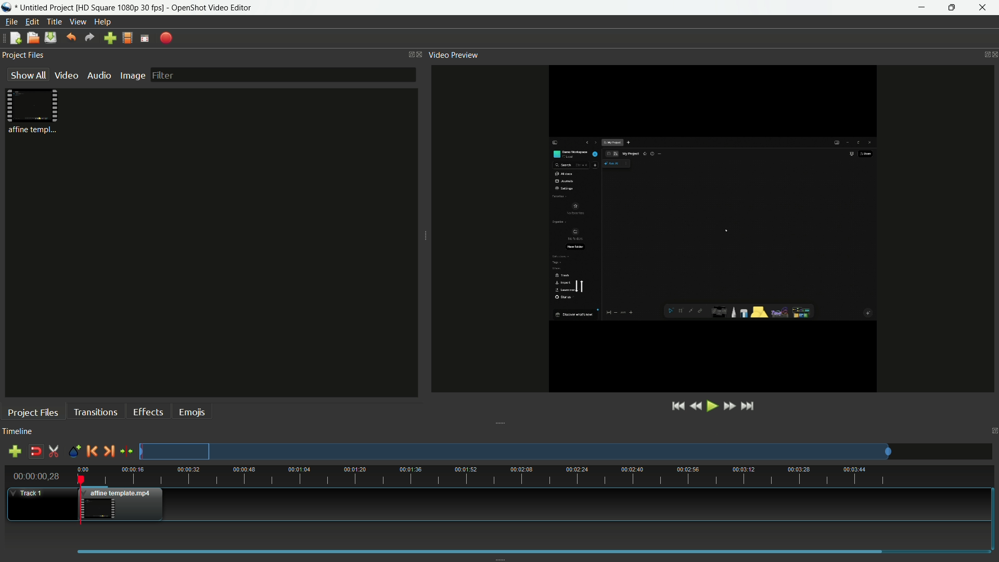 This screenshot has height=562, width=999. Describe the element at coordinates (72, 452) in the screenshot. I see `create marker` at that location.